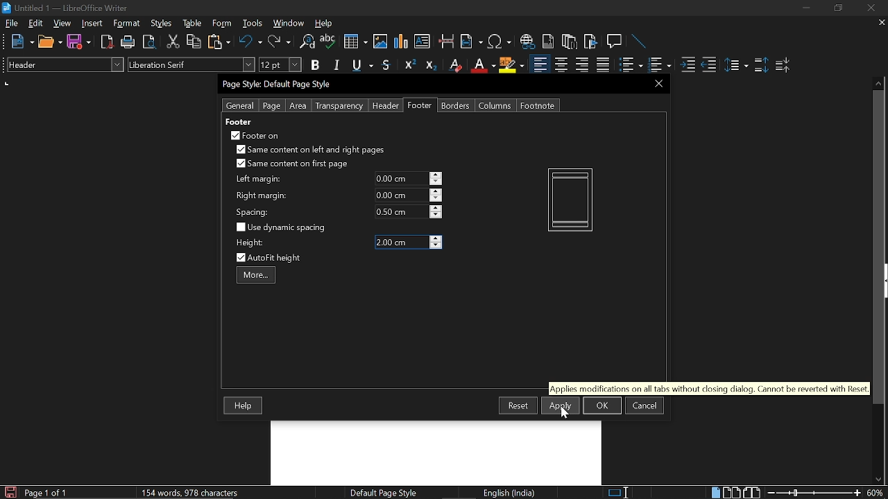  What do you see at coordinates (283, 227) in the screenshot?
I see `Use dynamic spacing` at bounding box center [283, 227].